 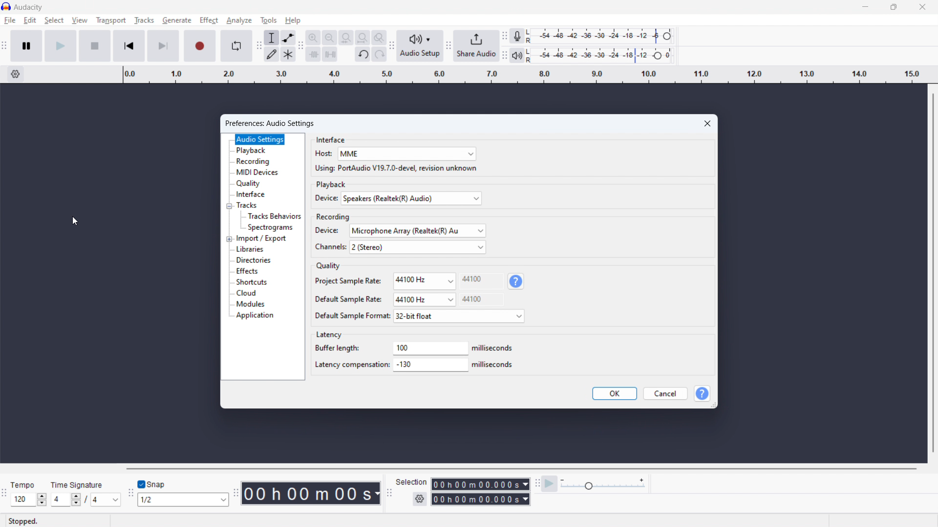 What do you see at coordinates (257, 172) in the screenshot?
I see `midi devices` at bounding box center [257, 172].